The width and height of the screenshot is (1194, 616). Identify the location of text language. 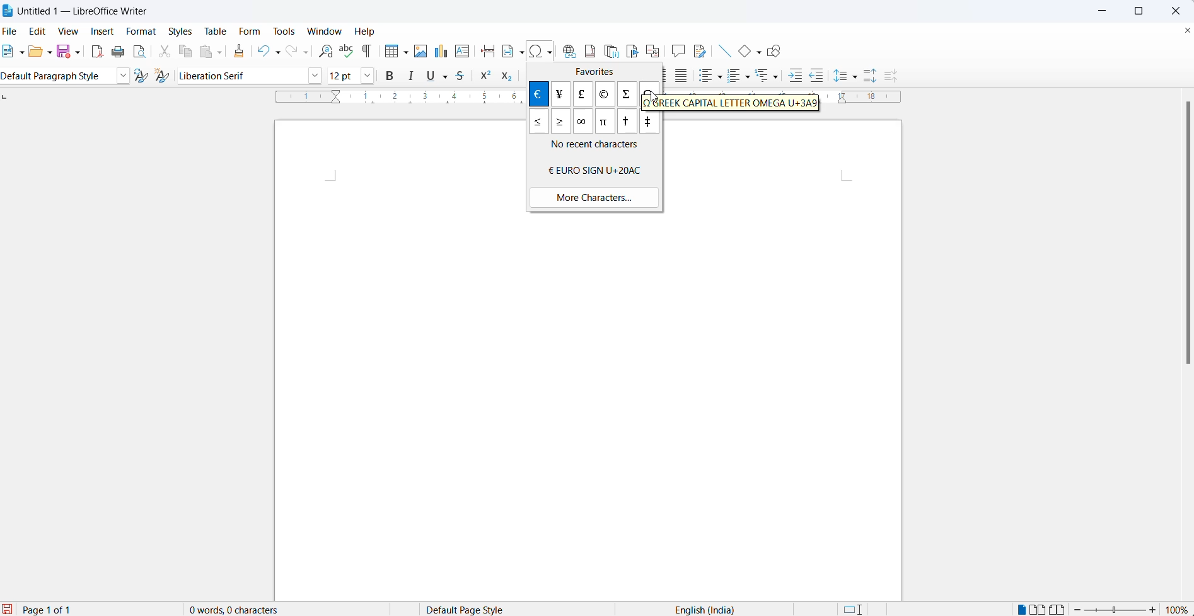
(697, 610).